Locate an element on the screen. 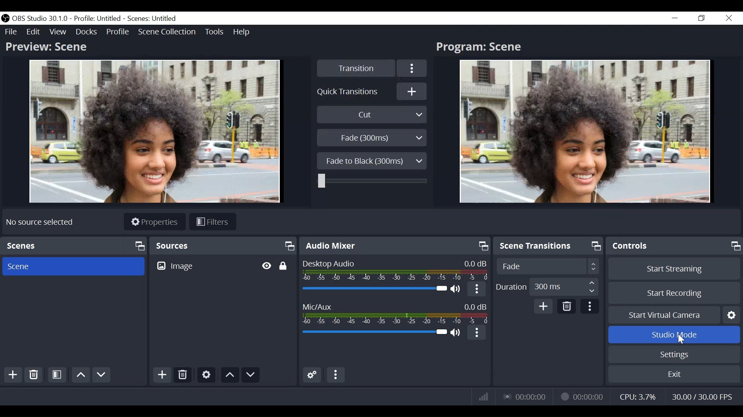 Image resolution: width=743 pixels, height=417 pixels. Cut is located at coordinates (371, 115).